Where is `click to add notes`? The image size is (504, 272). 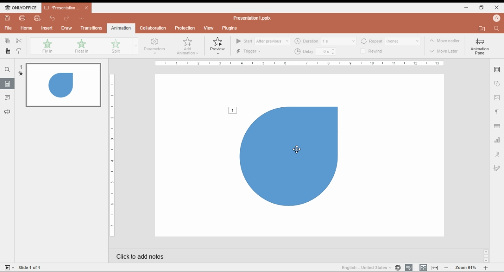
click to add notes is located at coordinates (222, 256).